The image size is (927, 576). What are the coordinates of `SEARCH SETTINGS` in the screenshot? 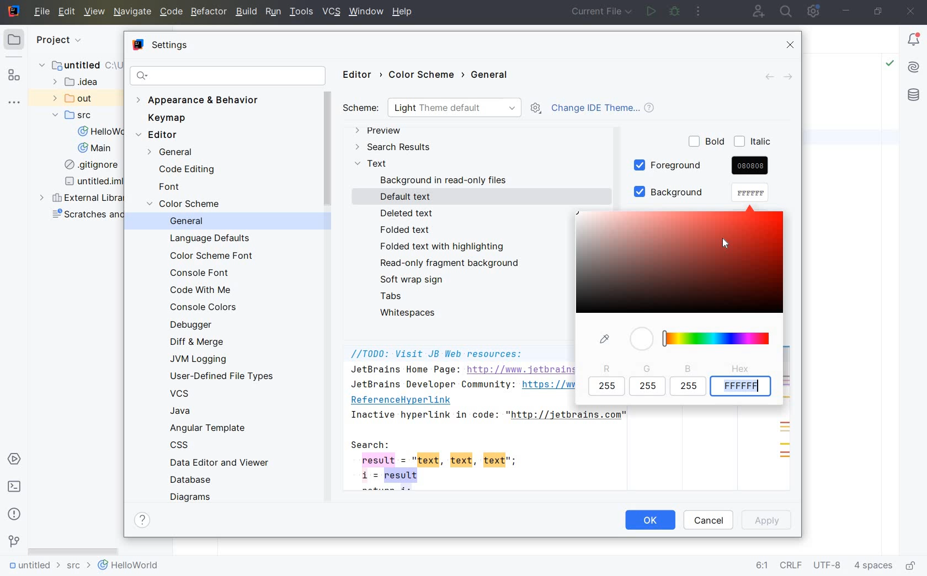 It's located at (228, 75).